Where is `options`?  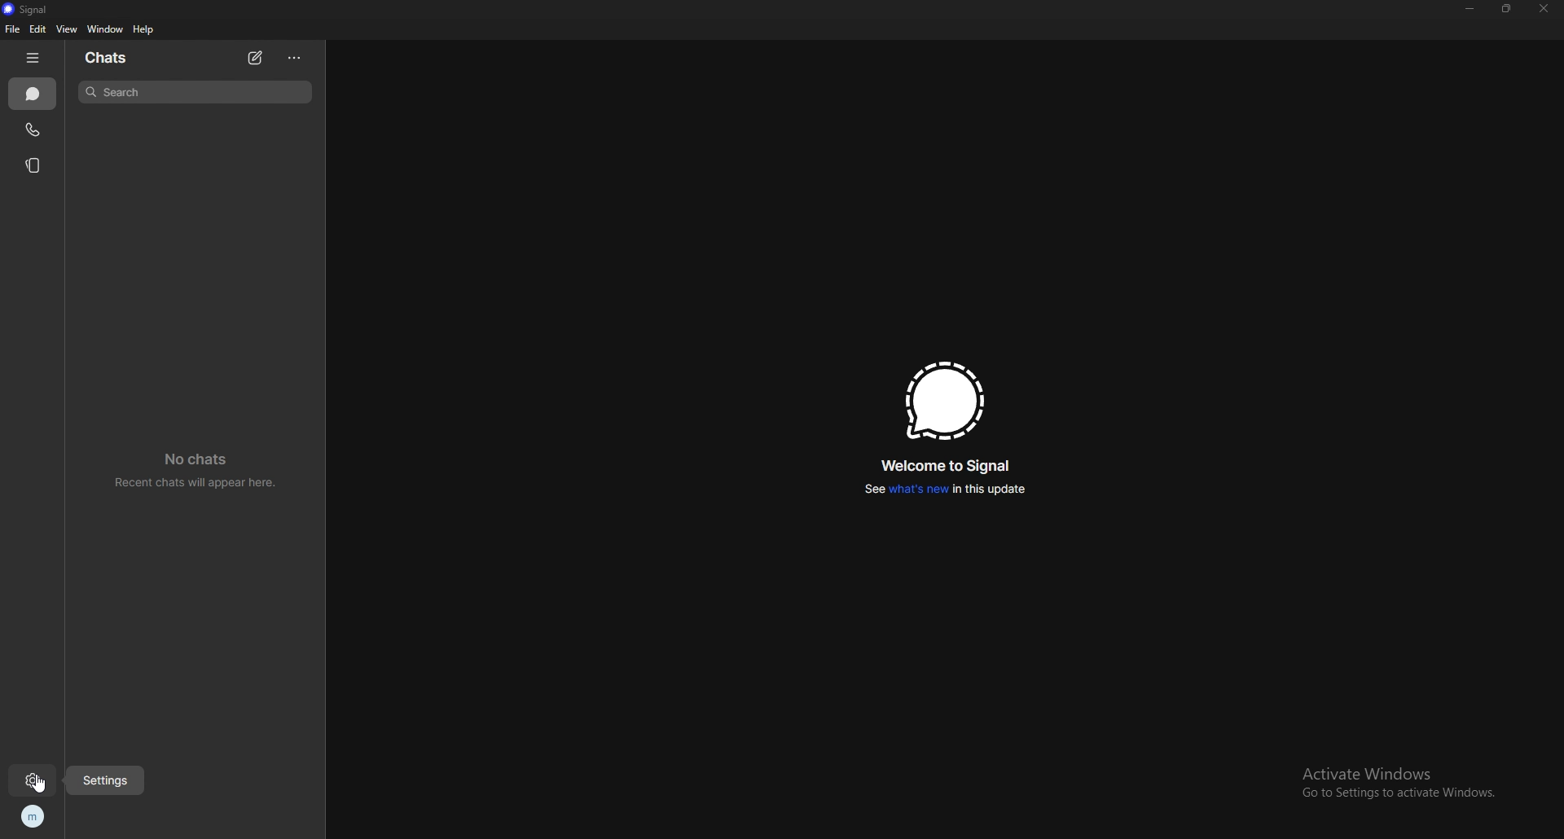 options is located at coordinates (297, 58).